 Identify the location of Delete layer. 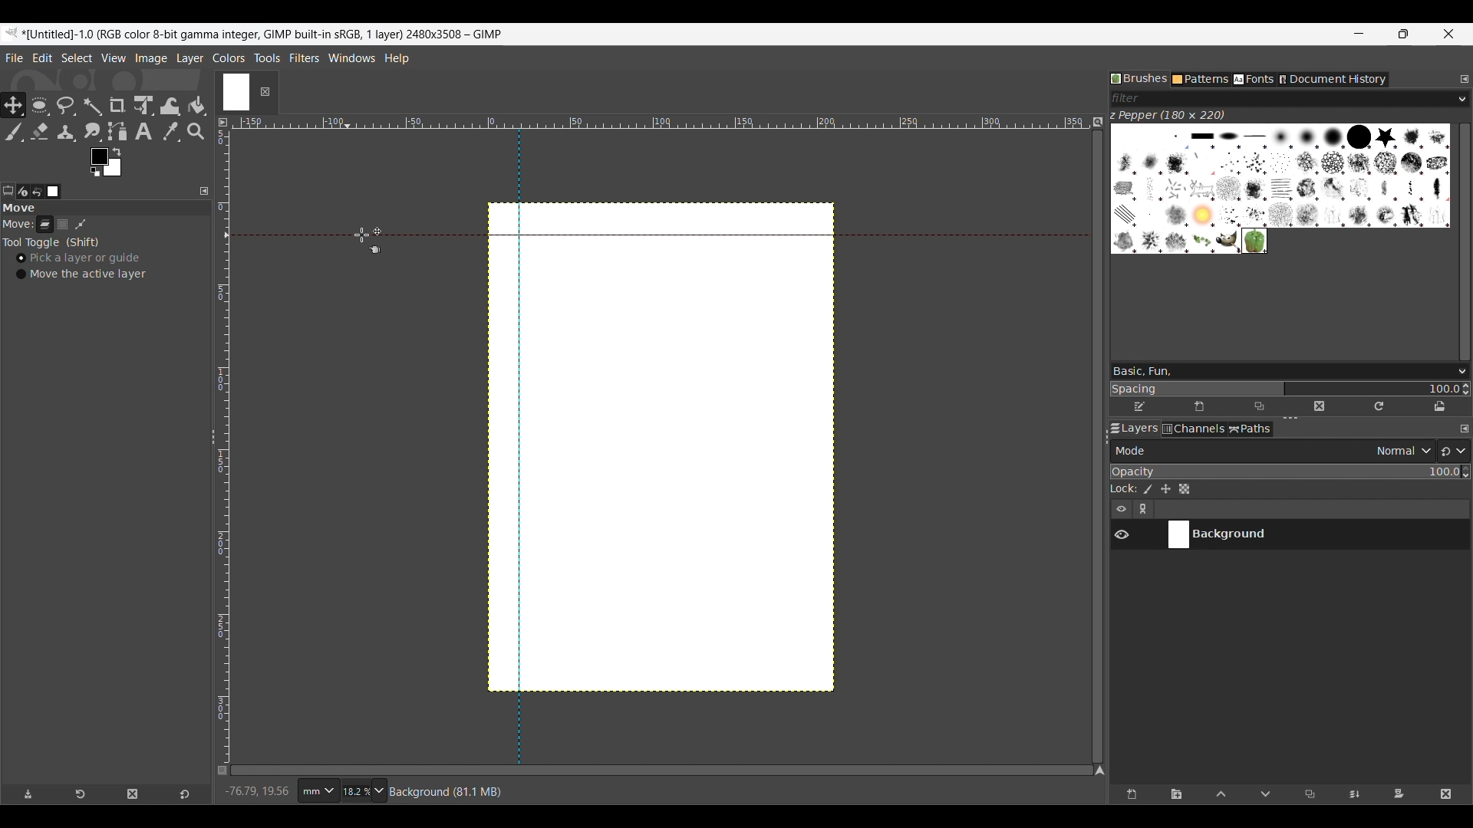
(1445, 795).